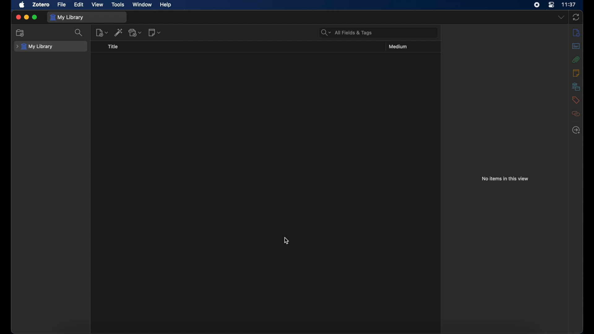 Image resolution: width=594 pixels, height=334 pixels. Describe the element at coordinates (102, 32) in the screenshot. I see `new item` at that location.